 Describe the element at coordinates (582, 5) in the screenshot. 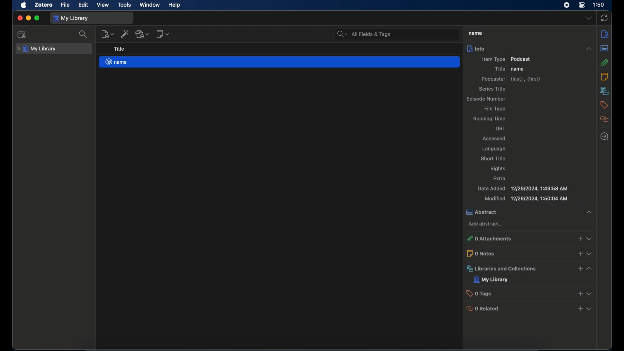

I see `control center` at that location.